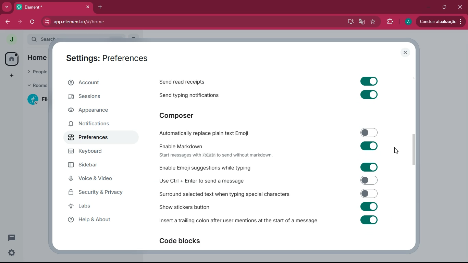 This screenshot has height=263, width=468. I want to click on sidebar, so click(100, 165).